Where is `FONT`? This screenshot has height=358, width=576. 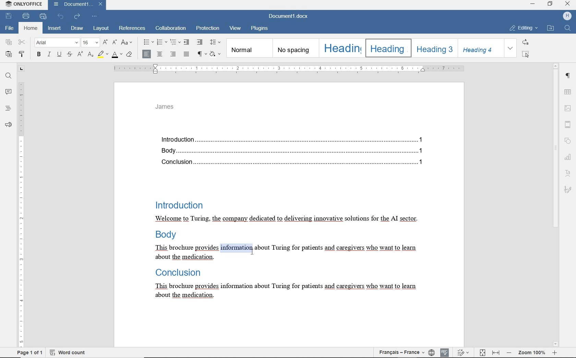 FONT is located at coordinates (58, 43).